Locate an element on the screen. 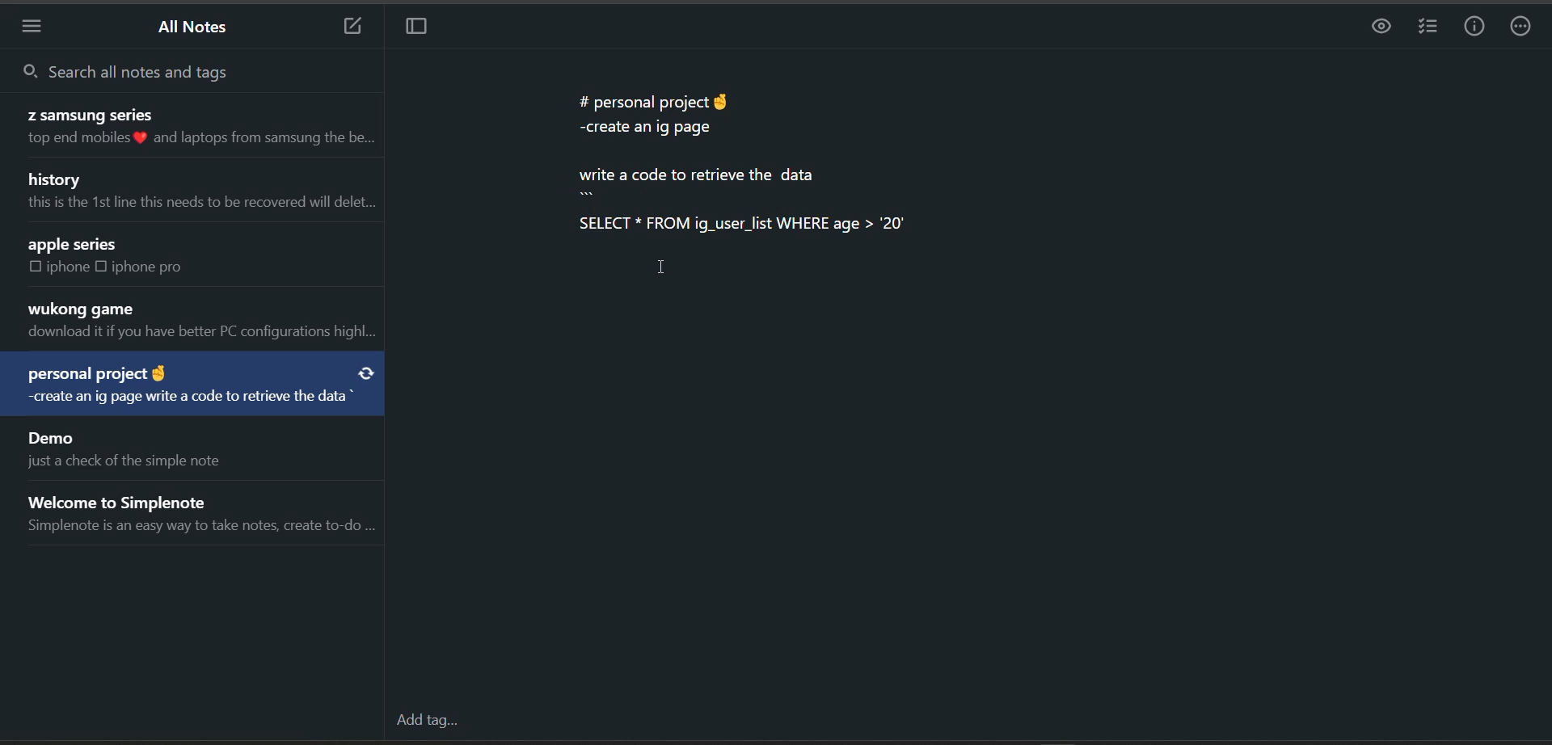 The height and width of the screenshot is (745, 1552). note title  and preview is located at coordinates (167, 256).